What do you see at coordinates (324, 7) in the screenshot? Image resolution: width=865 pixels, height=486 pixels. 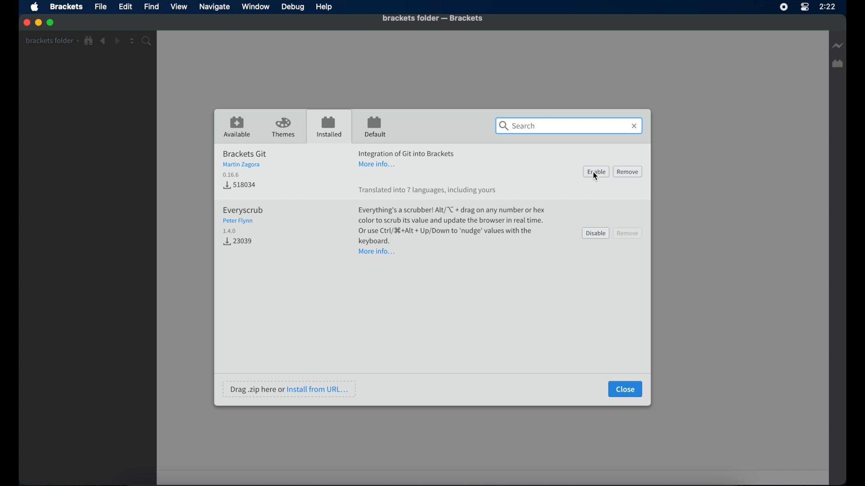 I see `help` at bounding box center [324, 7].